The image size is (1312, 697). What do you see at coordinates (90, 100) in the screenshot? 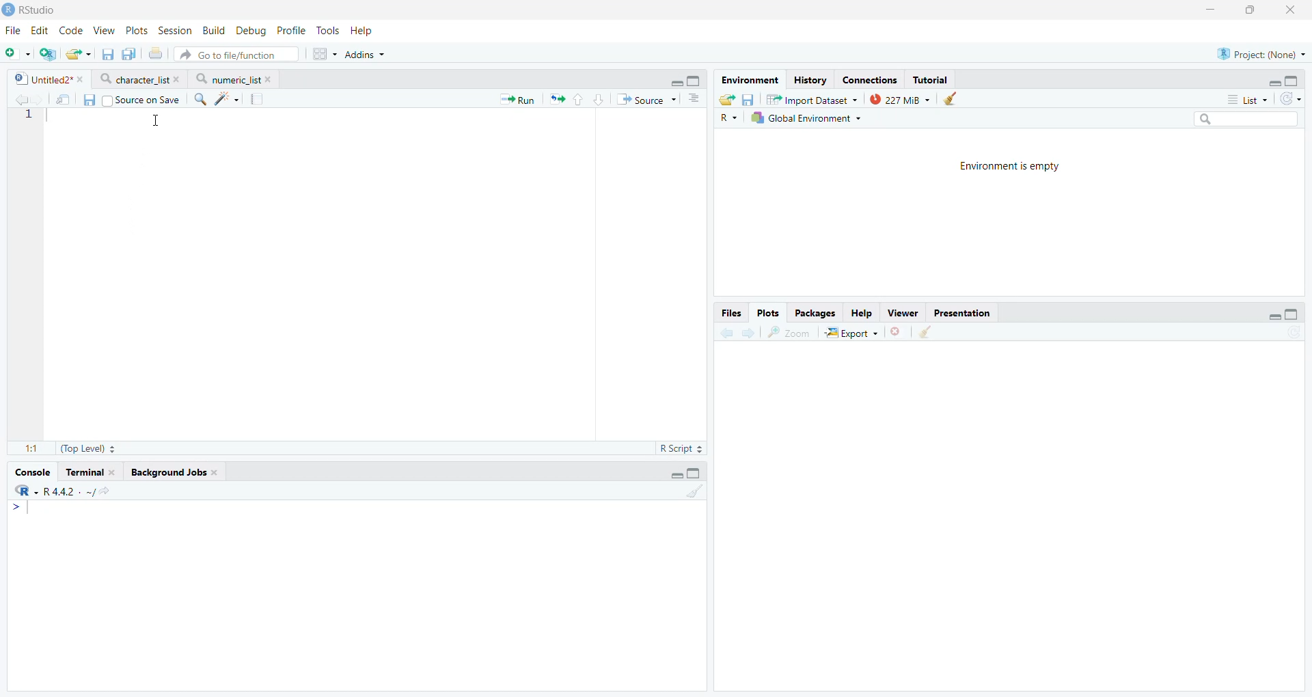
I see `Save` at bounding box center [90, 100].